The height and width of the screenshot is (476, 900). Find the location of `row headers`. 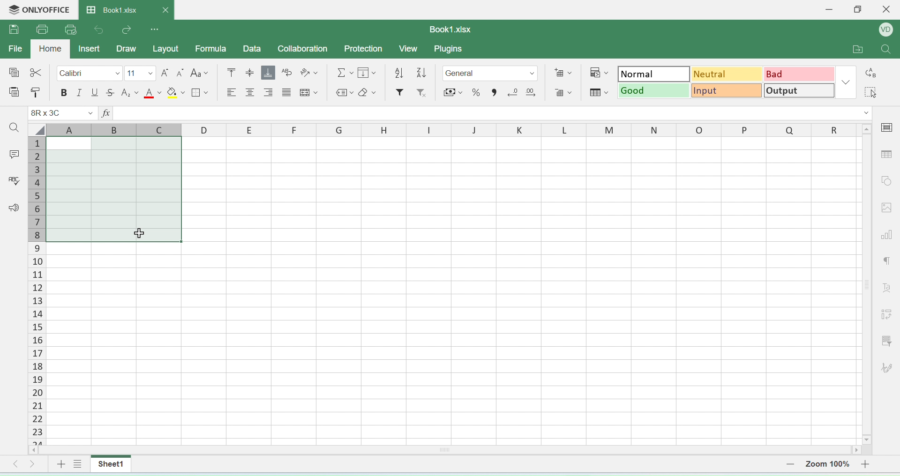

row headers is located at coordinates (452, 130).